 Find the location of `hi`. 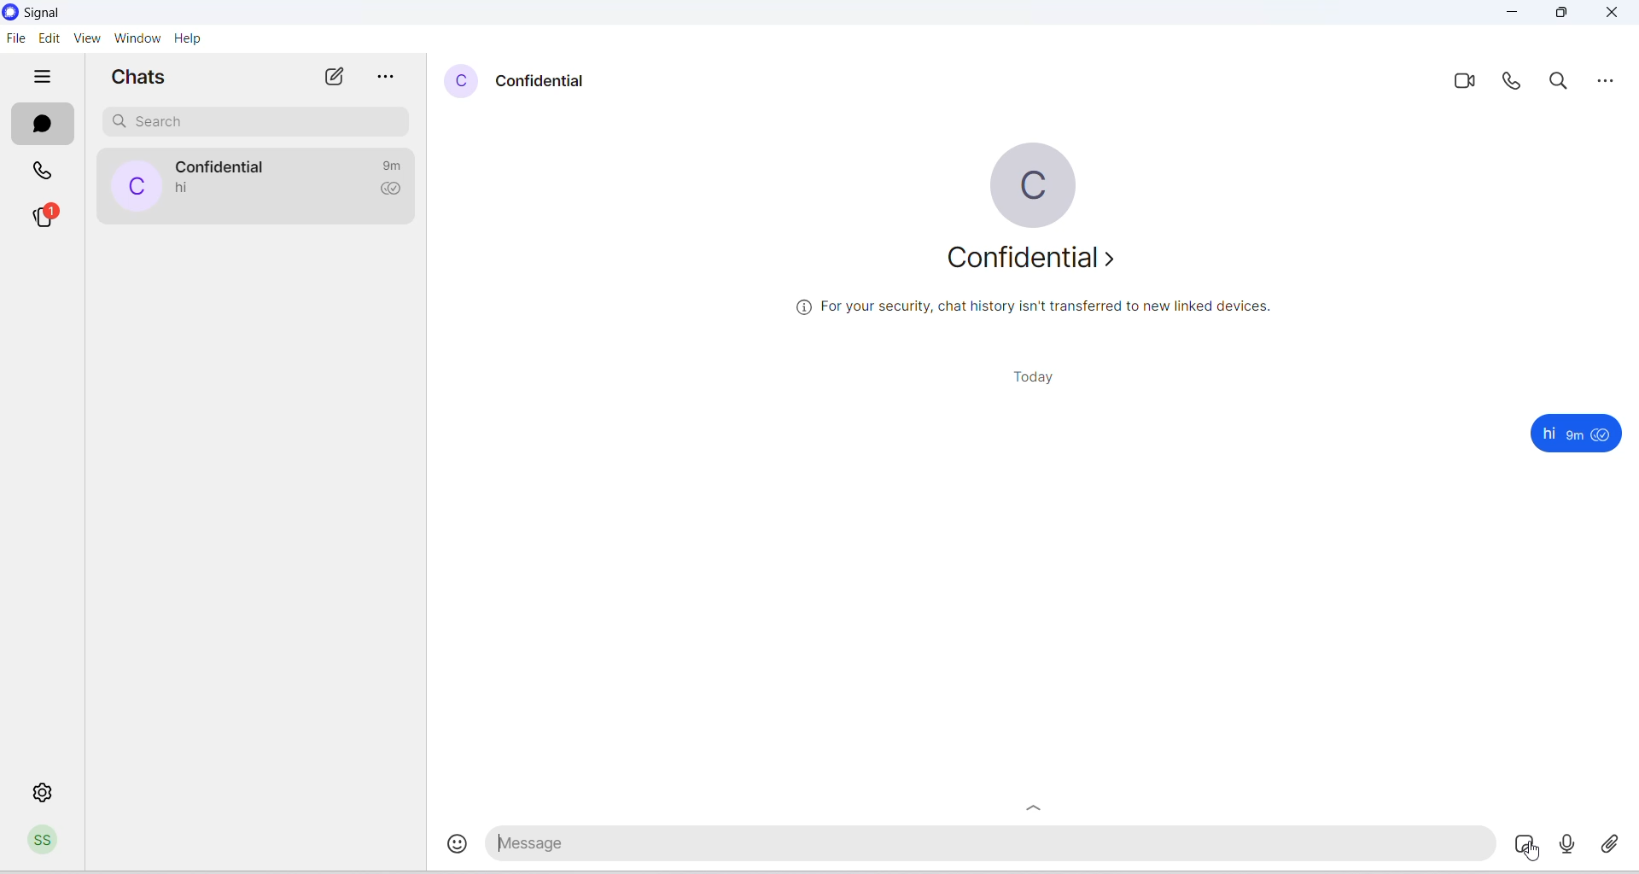

hi is located at coordinates (1548, 434).